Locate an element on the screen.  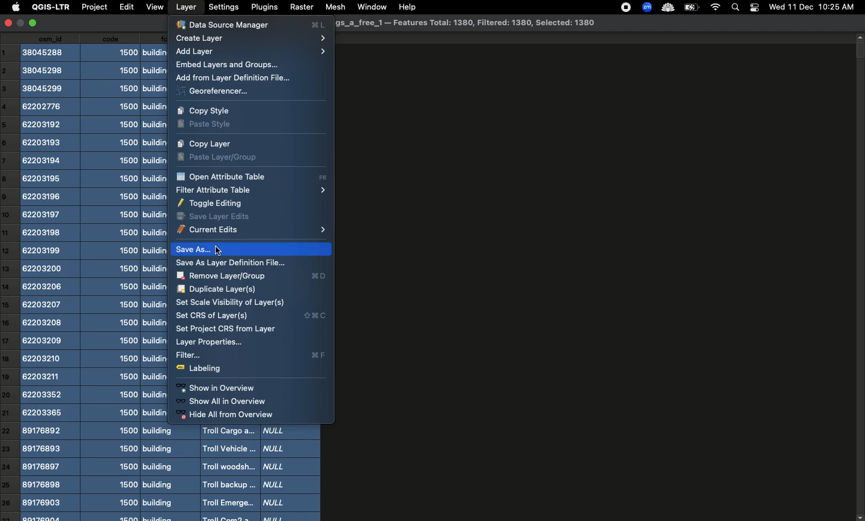
Type is located at coordinates (292, 473).